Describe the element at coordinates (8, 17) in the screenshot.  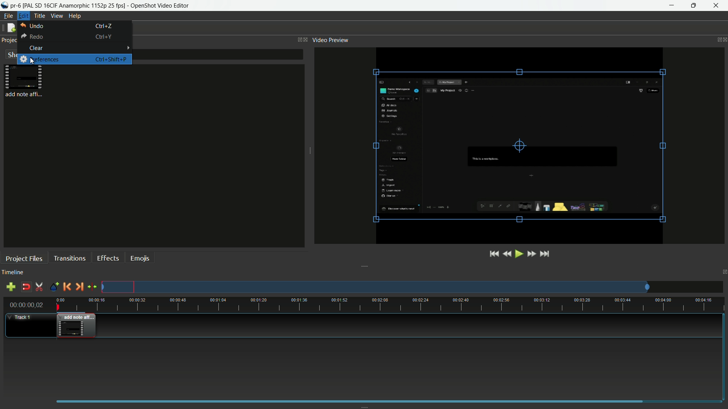
I see `File` at that location.